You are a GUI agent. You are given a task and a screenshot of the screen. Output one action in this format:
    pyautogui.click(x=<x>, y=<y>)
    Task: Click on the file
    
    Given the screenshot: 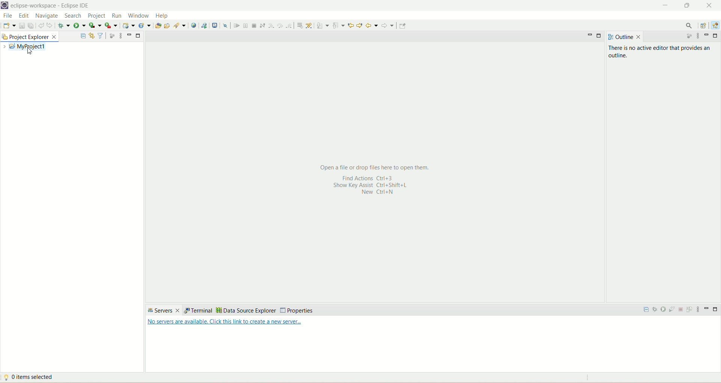 What is the action you would take?
    pyautogui.click(x=7, y=16)
    